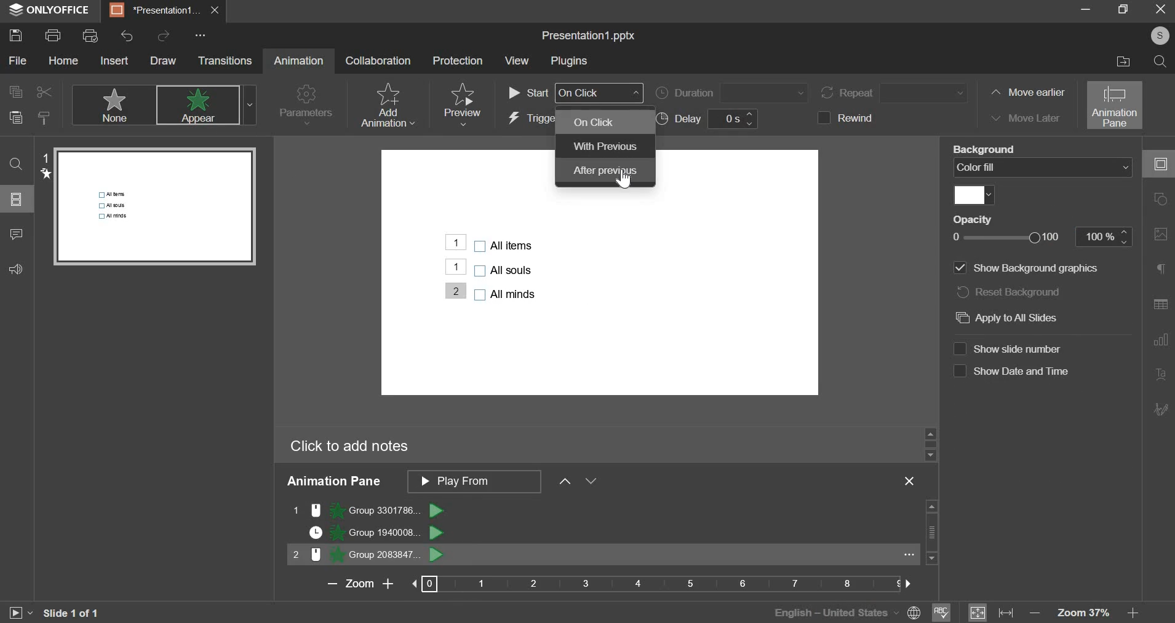 The image size is (1175, 623). What do you see at coordinates (930, 443) in the screenshot?
I see `slider` at bounding box center [930, 443].